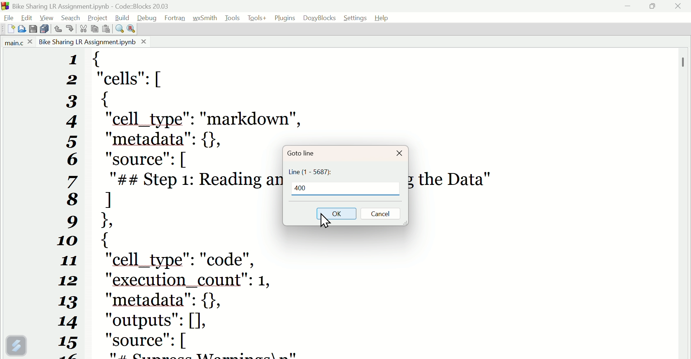 The width and height of the screenshot is (691, 359). Describe the element at coordinates (399, 154) in the screenshot. I see `Close` at that location.